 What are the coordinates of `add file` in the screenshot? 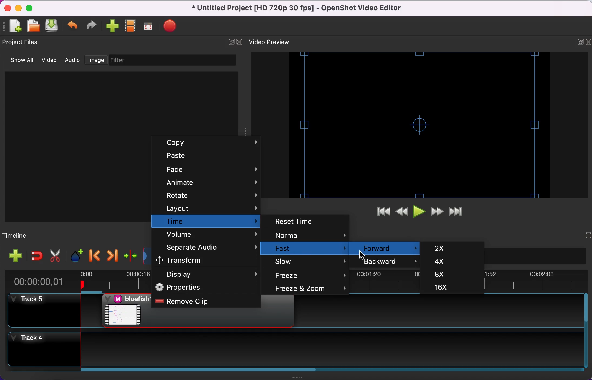 It's located at (16, 256).